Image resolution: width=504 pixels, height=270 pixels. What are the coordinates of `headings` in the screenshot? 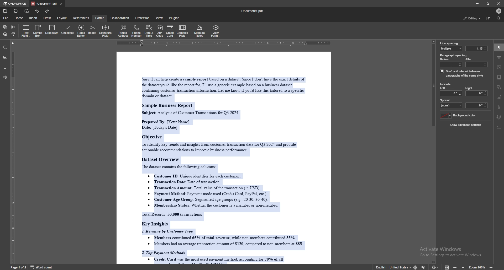 It's located at (5, 67).